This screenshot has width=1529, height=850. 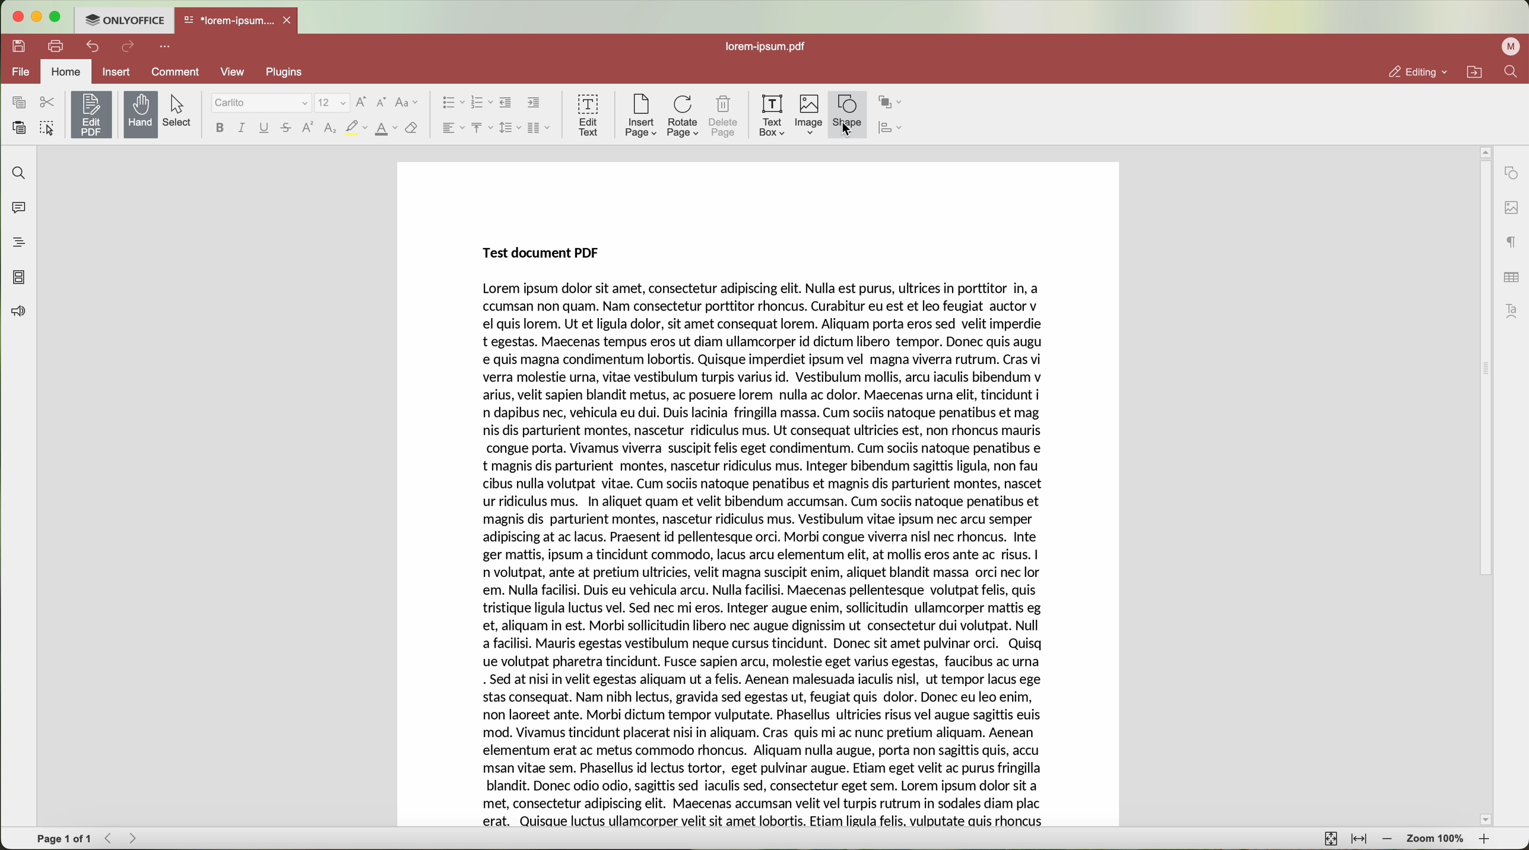 I want to click on image settings, so click(x=1511, y=207).